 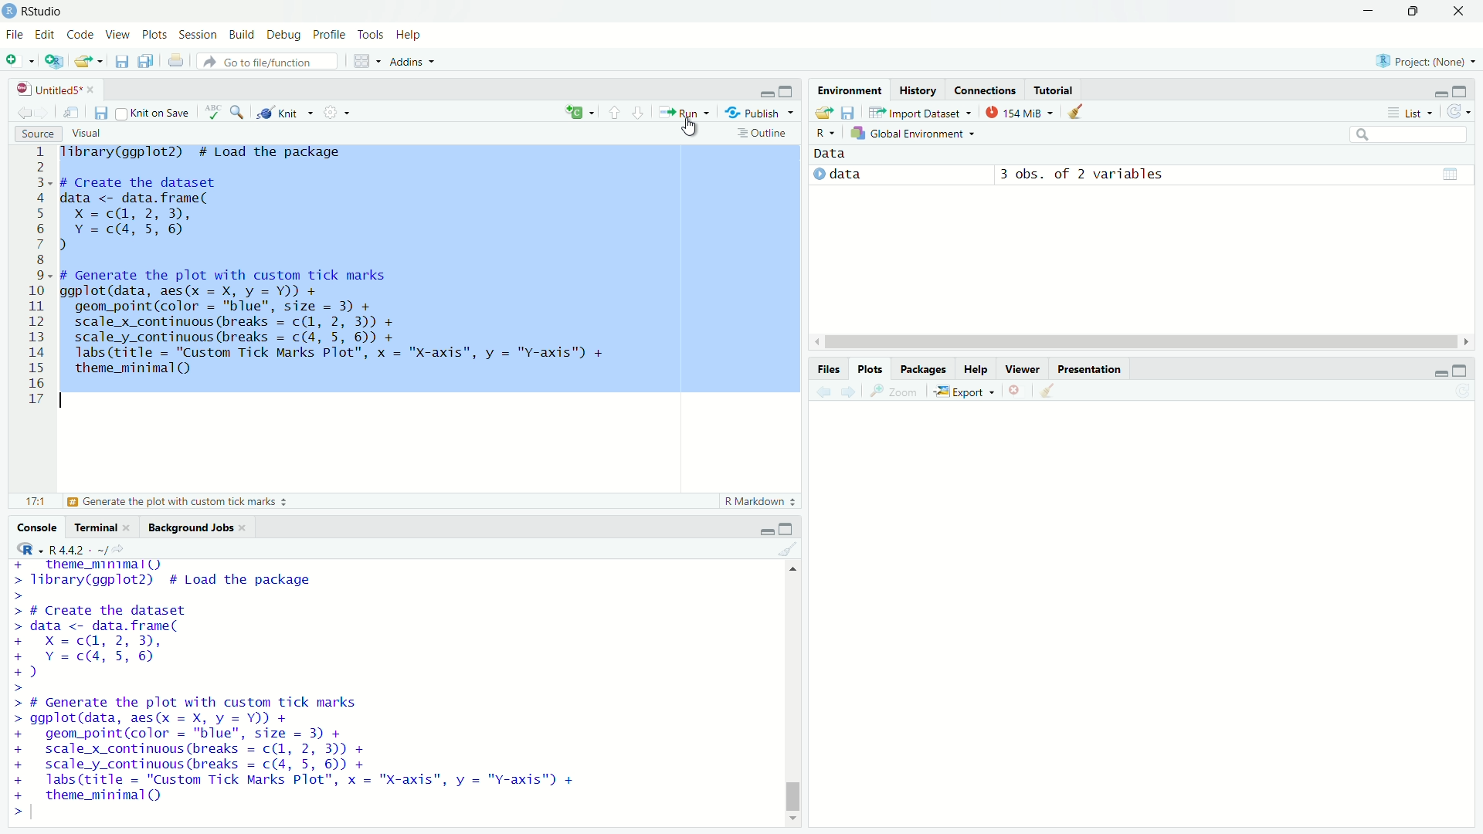 I want to click on knit, so click(x=286, y=113).